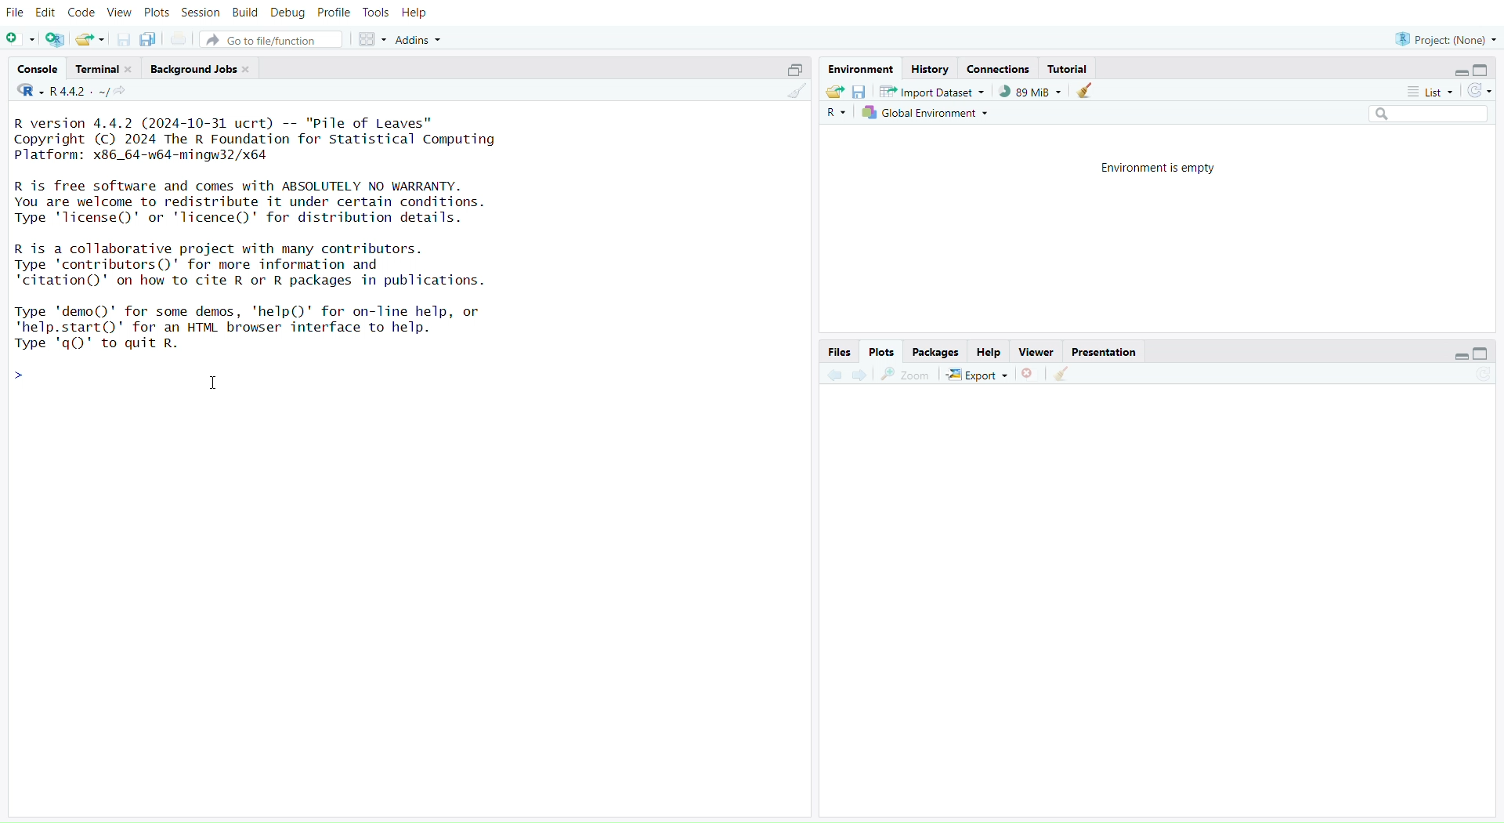 The width and height of the screenshot is (1504, 823). Describe the element at coordinates (841, 113) in the screenshot. I see `R` at that location.